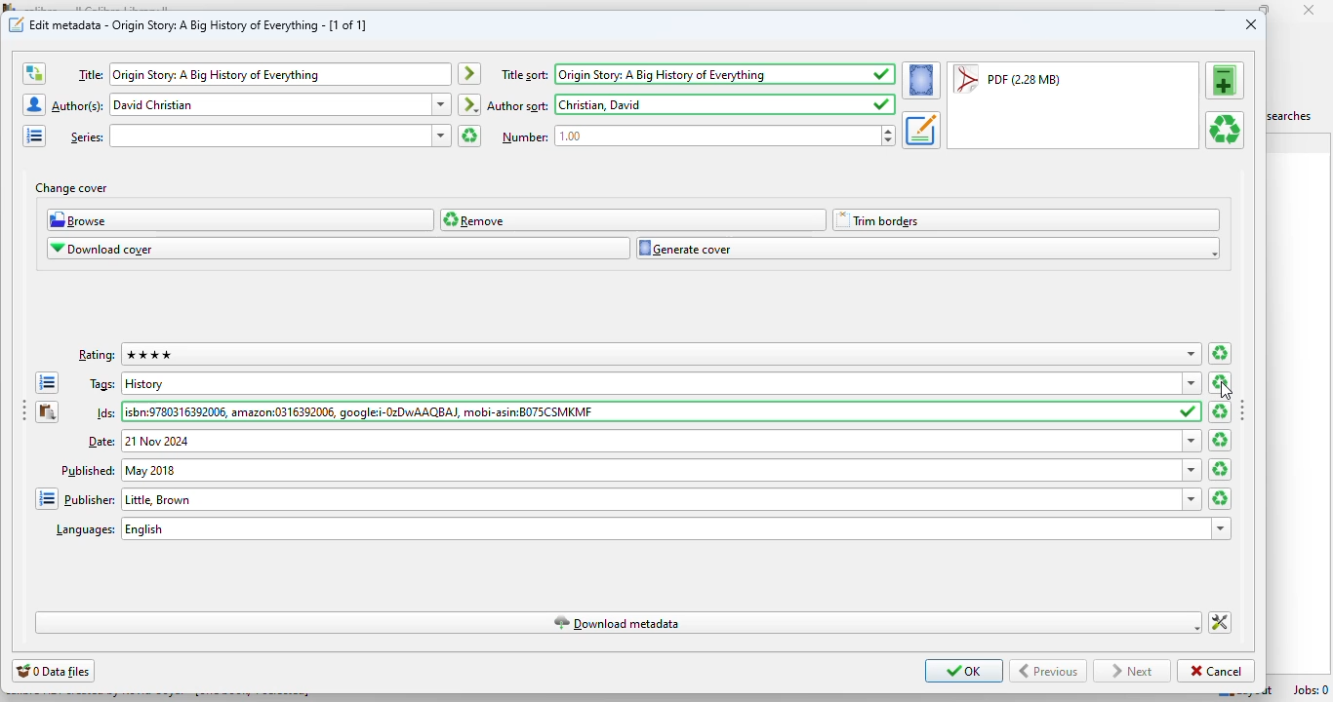 The height and width of the screenshot is (702, 1333). I want to click on set the cover of the book from the selected format, so click(922, 80).